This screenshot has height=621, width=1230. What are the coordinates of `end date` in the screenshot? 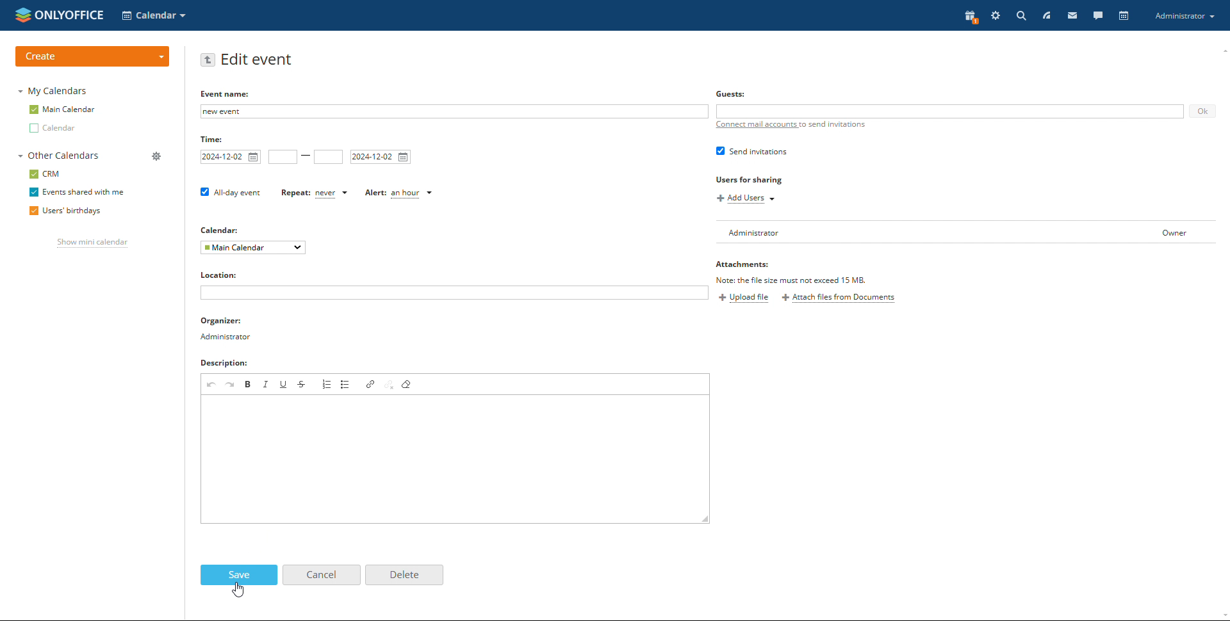 It's located at (382, 157).